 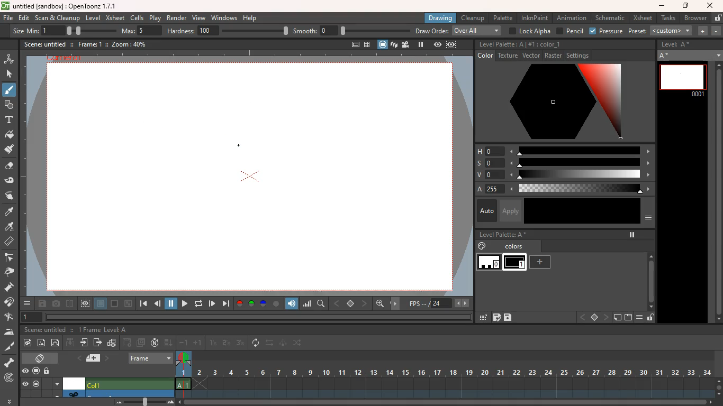 I want to click on drawing, so click(x=441, y=17).